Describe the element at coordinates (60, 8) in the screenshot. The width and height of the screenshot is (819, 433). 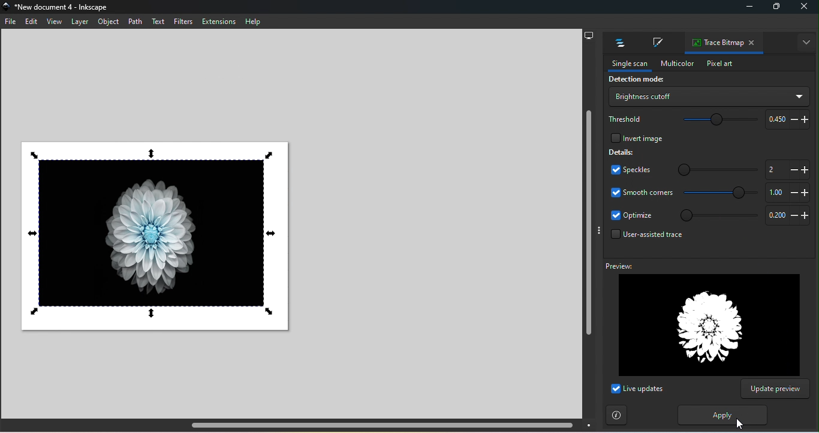
I see `File name` at that location.